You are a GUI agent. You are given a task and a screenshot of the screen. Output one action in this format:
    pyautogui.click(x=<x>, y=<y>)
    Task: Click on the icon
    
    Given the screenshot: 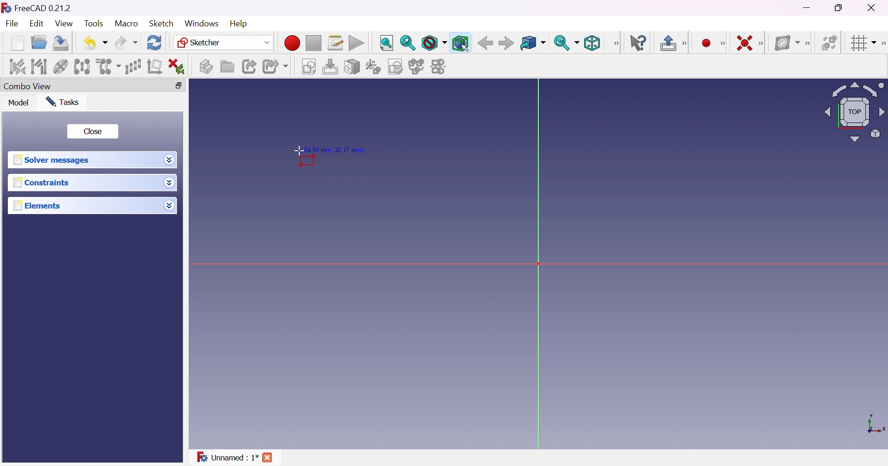 What is the action you would take?
    pyautogui.click(x=6, y=8)
    